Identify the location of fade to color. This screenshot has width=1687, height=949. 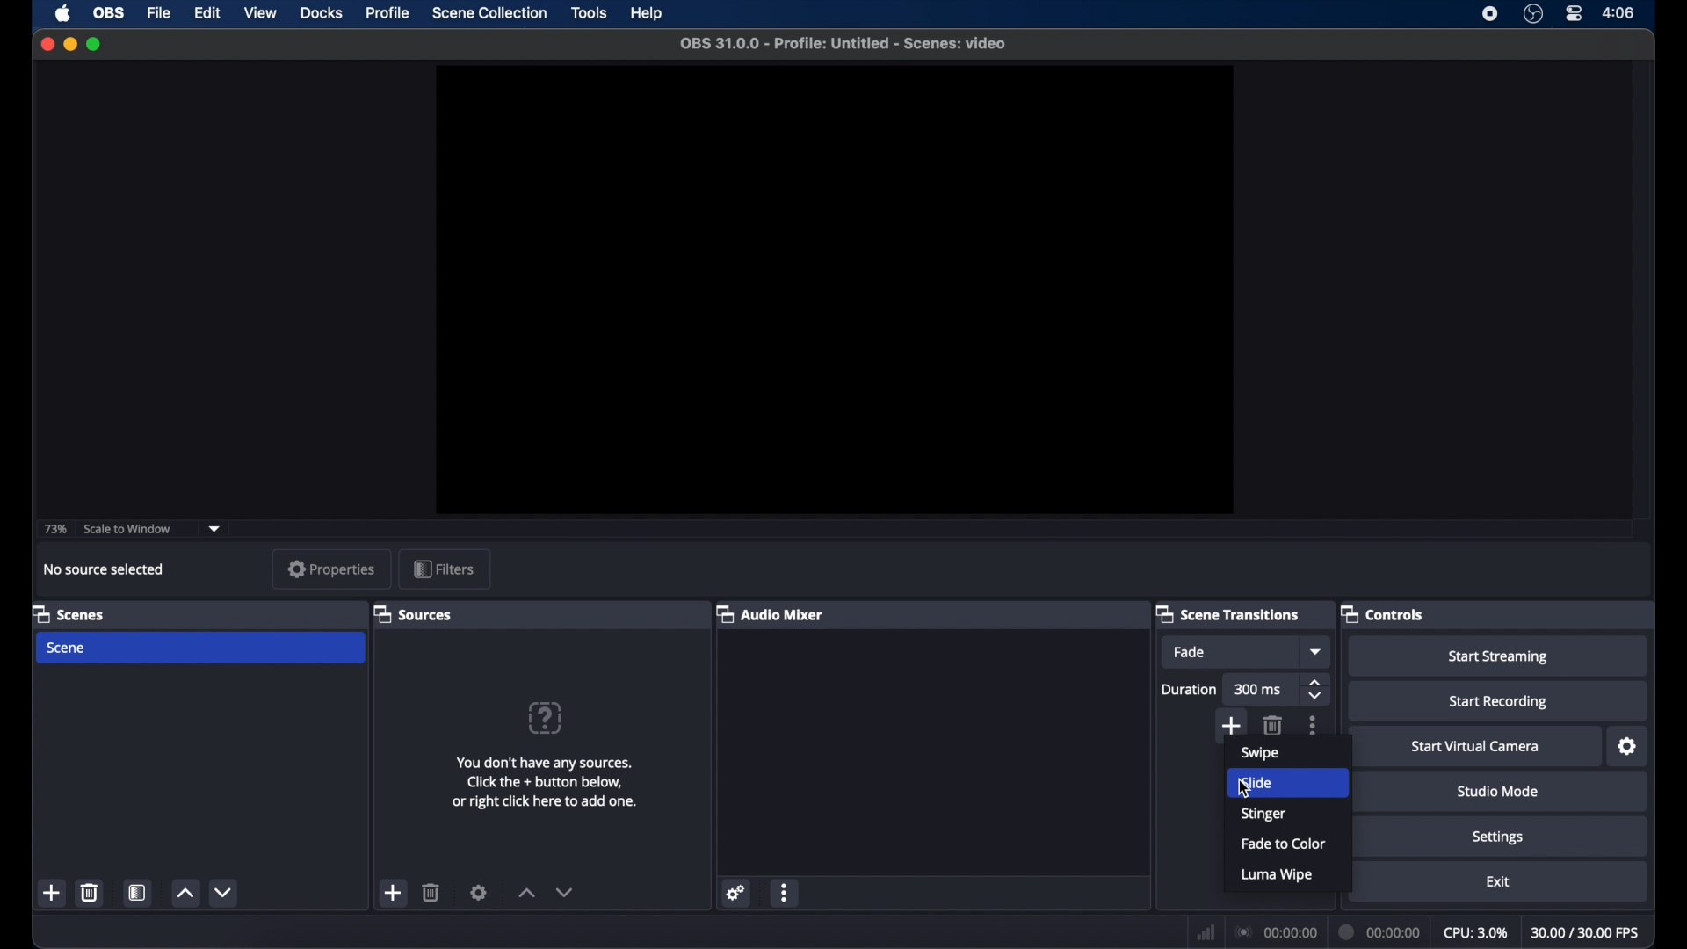
(1285, 844).